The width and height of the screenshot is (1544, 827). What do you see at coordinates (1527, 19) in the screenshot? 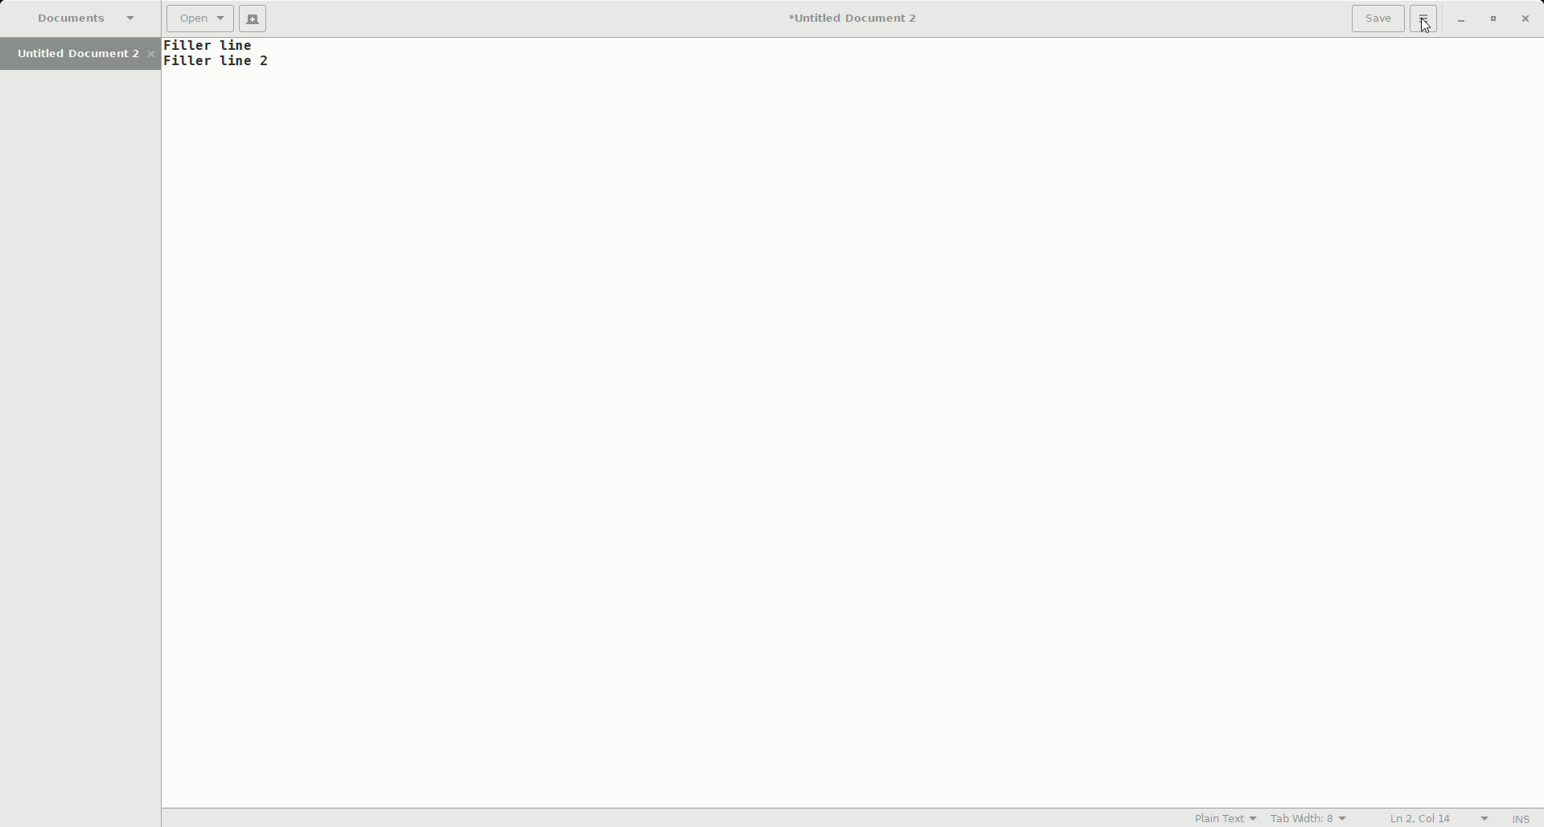
I see `Close` at bounding box center [1527, 19].